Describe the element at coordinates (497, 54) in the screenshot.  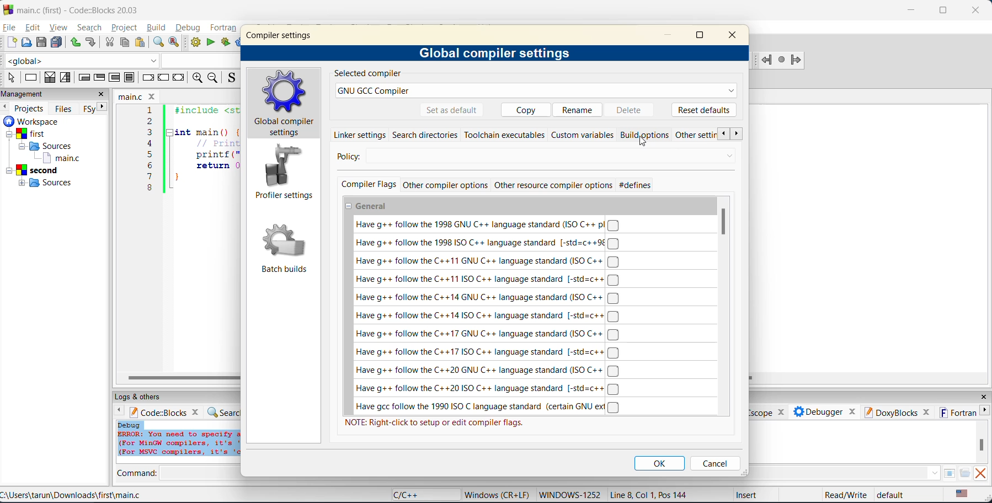
I see `global compiler settings` at that location.